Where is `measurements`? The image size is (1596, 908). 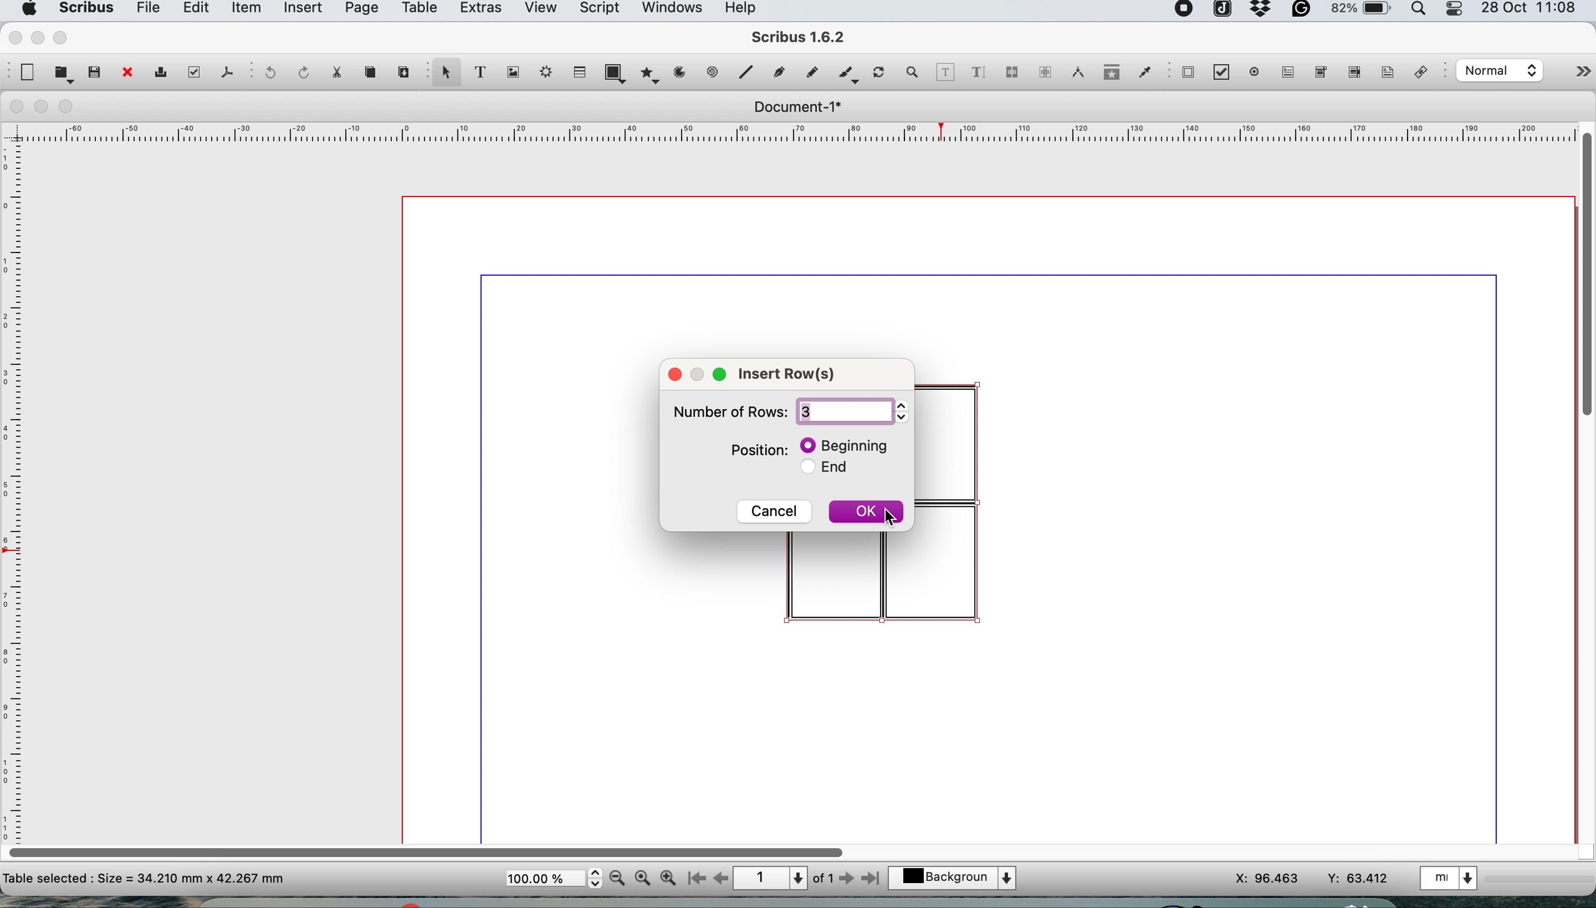
measurements is located at coordinates (1074, 72).